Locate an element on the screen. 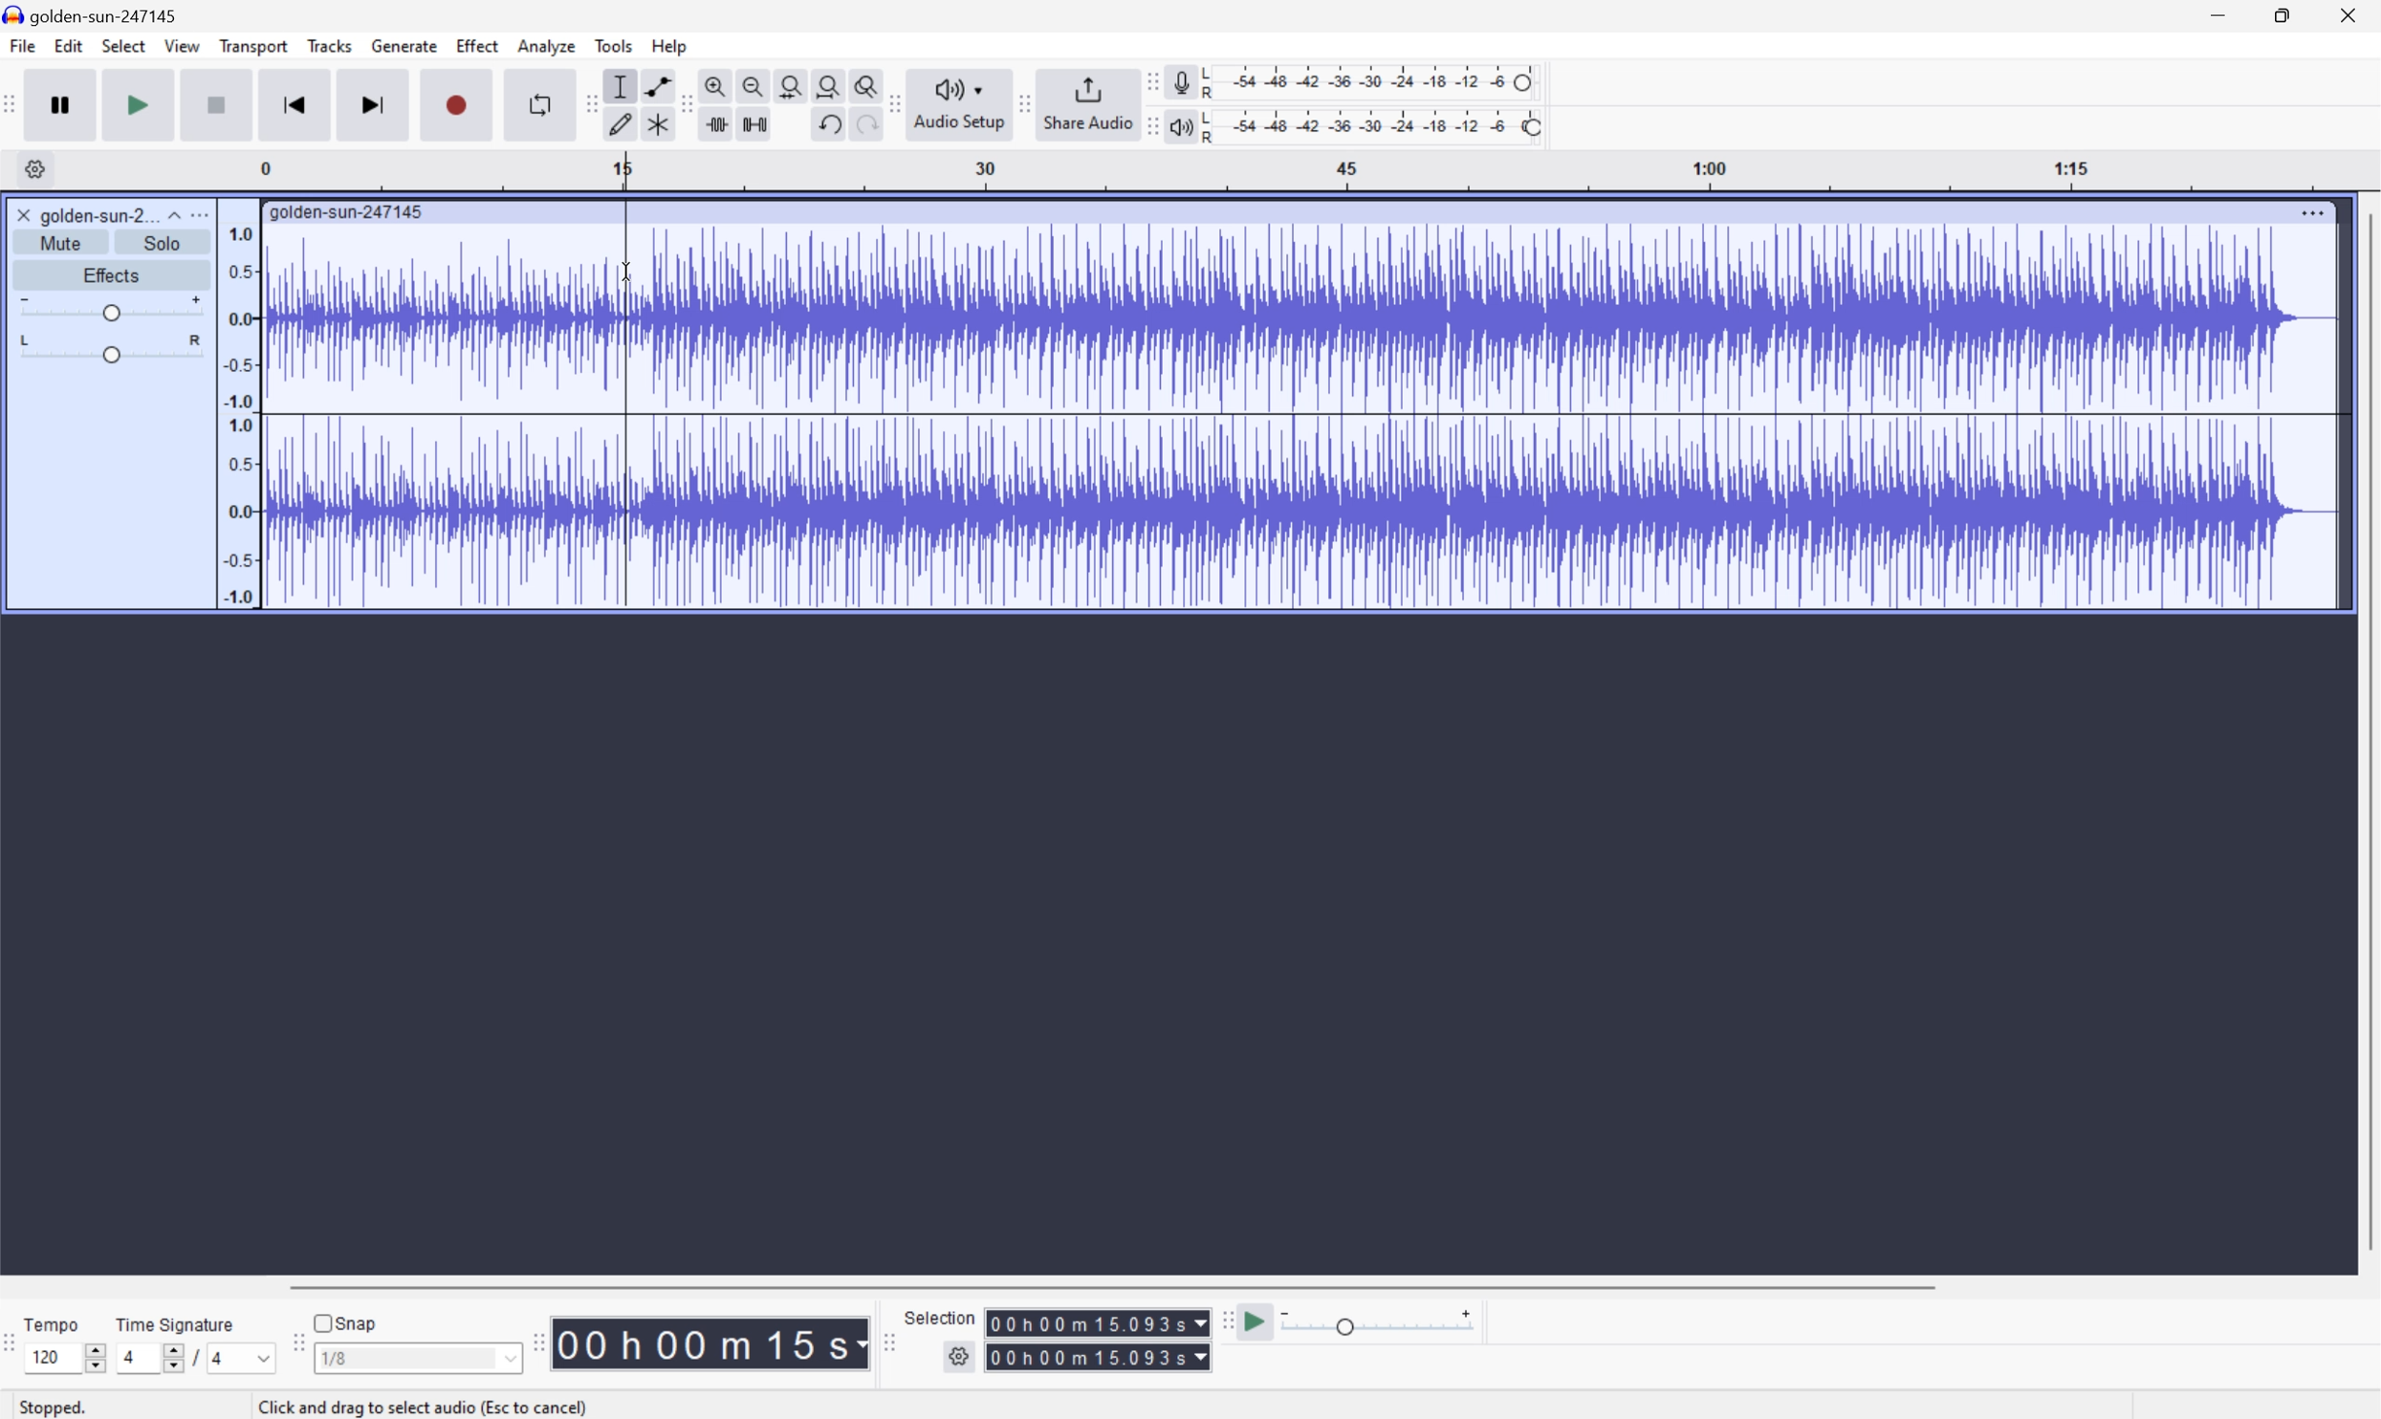  Time is located at coordinates (710, 1342).